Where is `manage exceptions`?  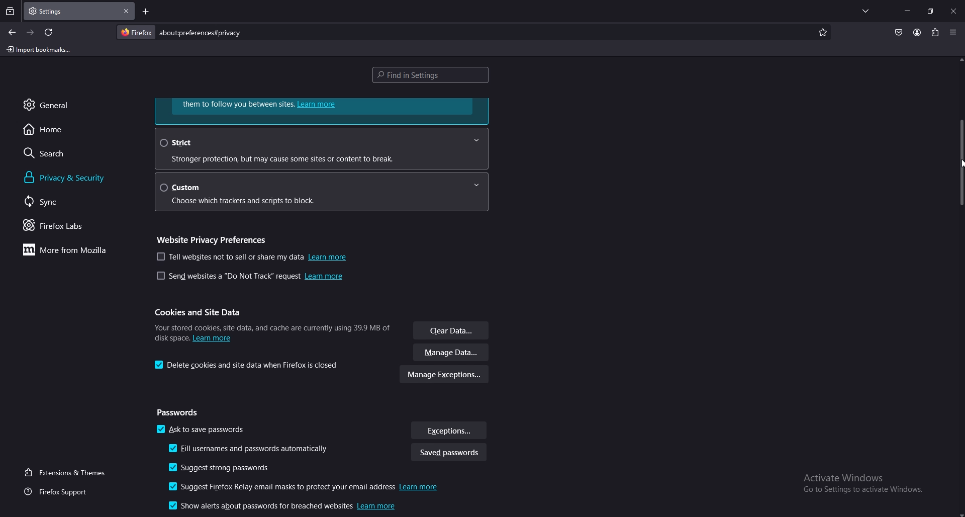
manage exceptions is located at coordinates (445, 376).